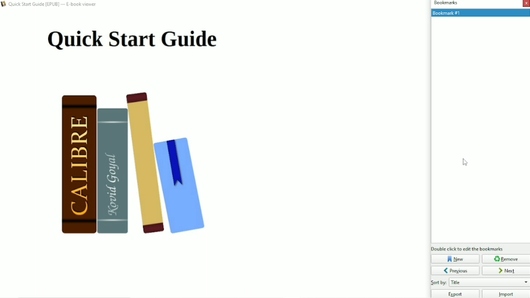 This screenshot has height=298, width=530. I want to click on Double click to edit the bookmarks, so click(467, 248).